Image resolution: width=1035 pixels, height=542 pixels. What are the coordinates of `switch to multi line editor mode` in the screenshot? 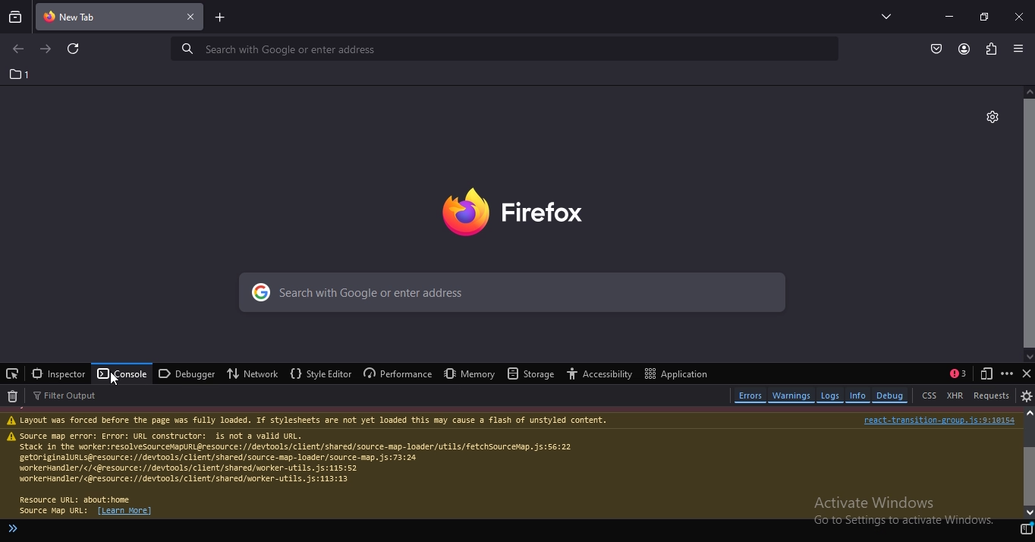 It's located at (1026, 531).